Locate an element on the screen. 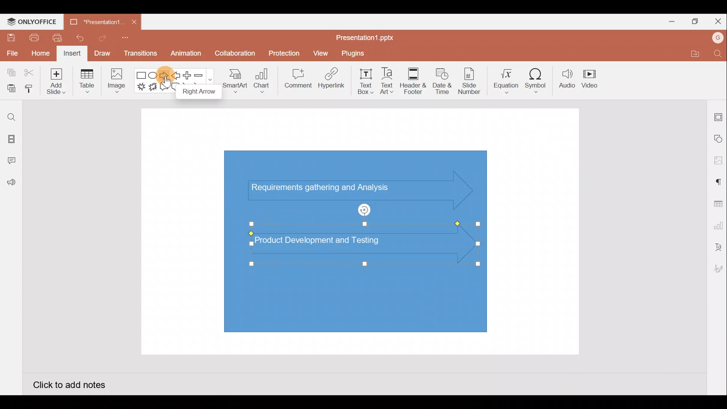  View is located at coordinates (322, 52).